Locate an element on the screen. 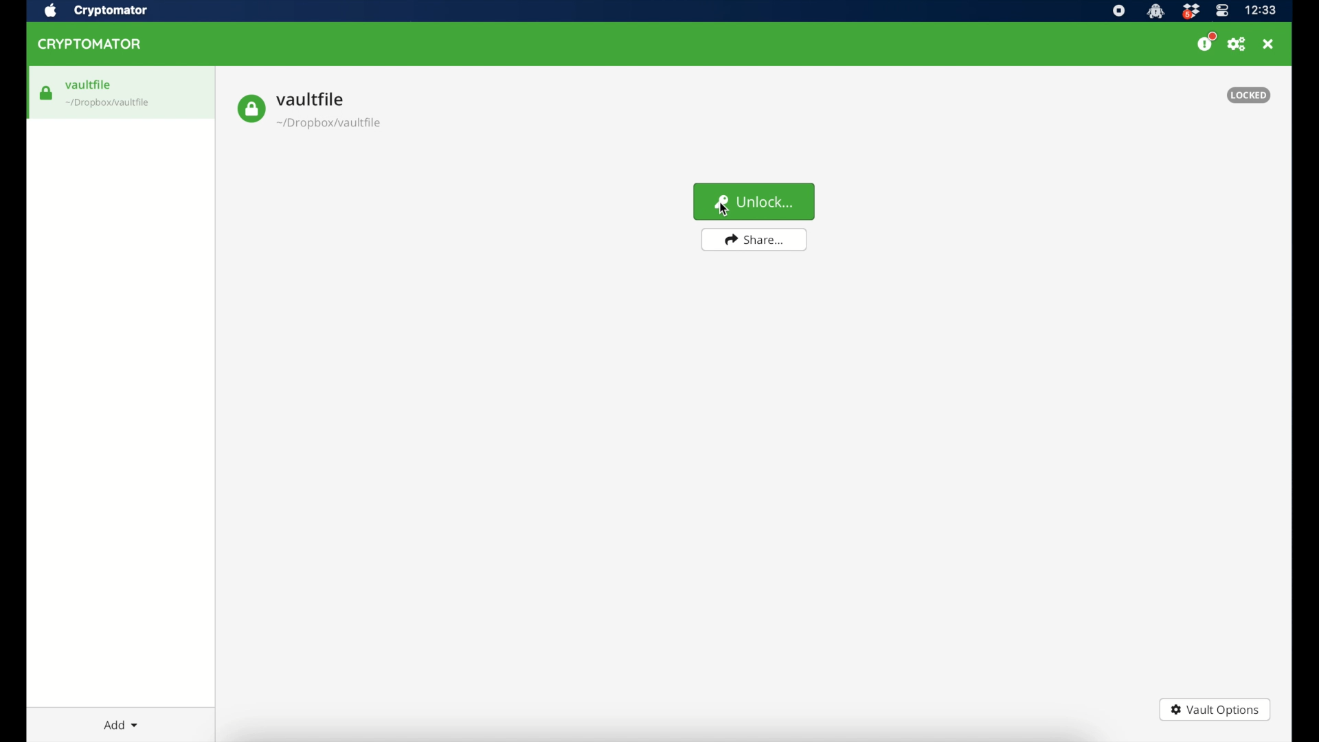 The width and height of the screenshot is (1319, 742). screen recorder icon is located at coordinates (1120, 10).